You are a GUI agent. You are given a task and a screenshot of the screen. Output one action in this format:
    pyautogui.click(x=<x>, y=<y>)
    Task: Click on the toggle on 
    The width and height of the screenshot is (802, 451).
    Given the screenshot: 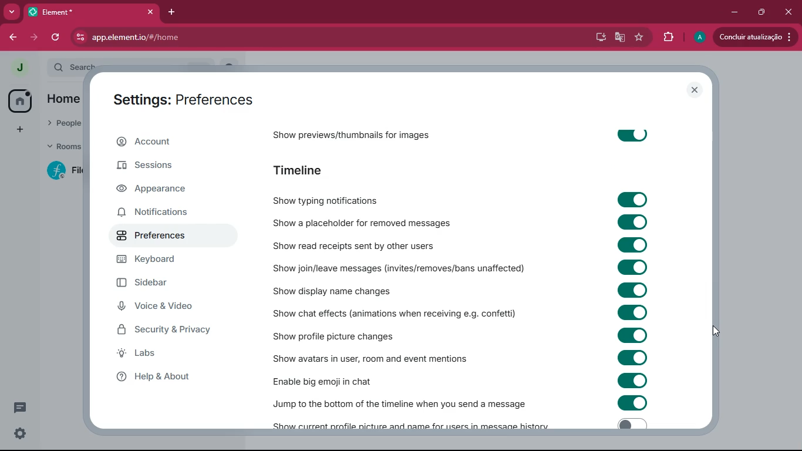 What is the action you would take?
    pyautogui.click(x=632, y=356)
    